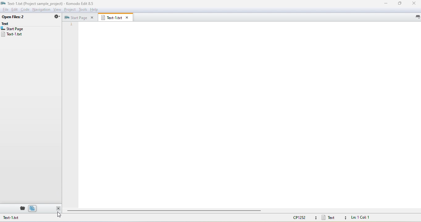 This screenshot has height=222, width=421. I want to click on close tab, so click(92, 17).